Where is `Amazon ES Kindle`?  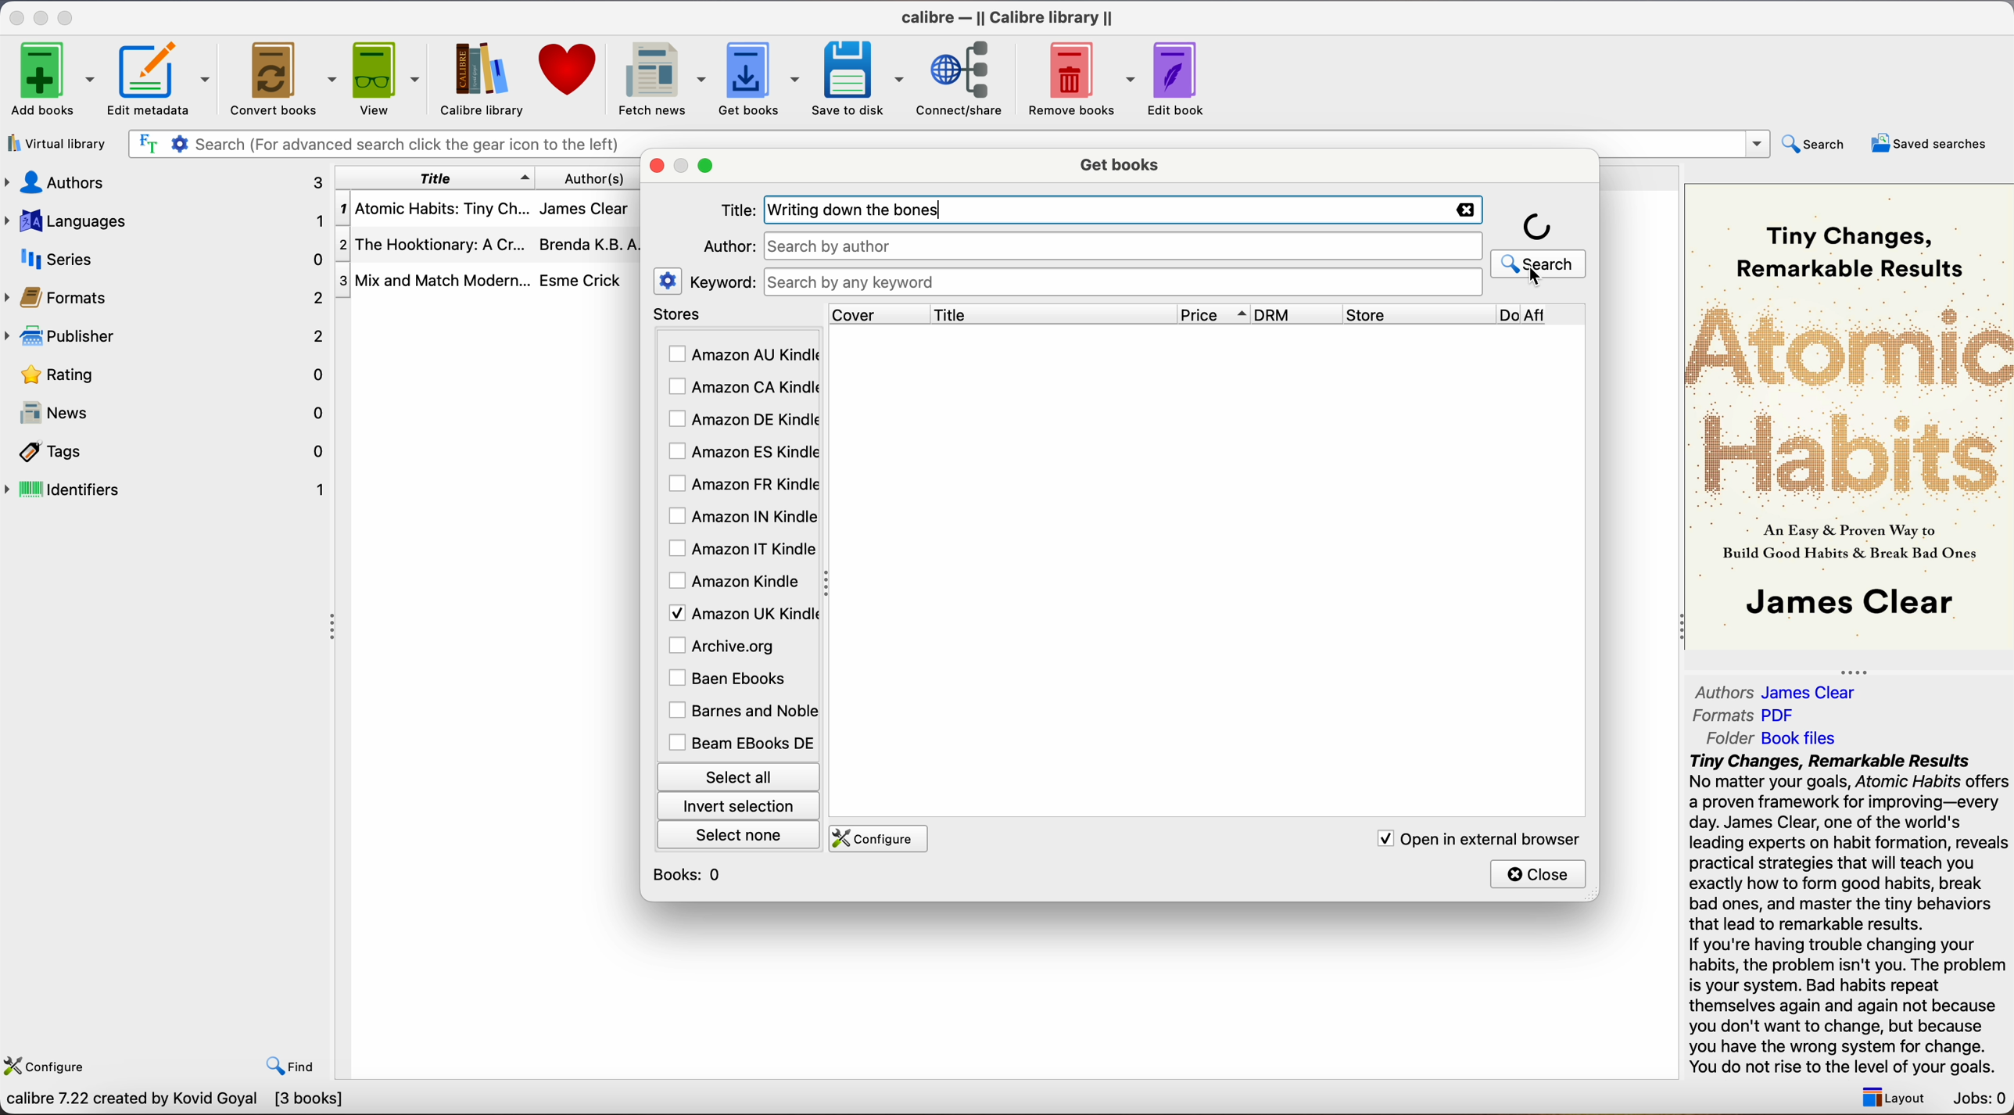 Amazon ES Kindle is located at coordinates (741, 452).